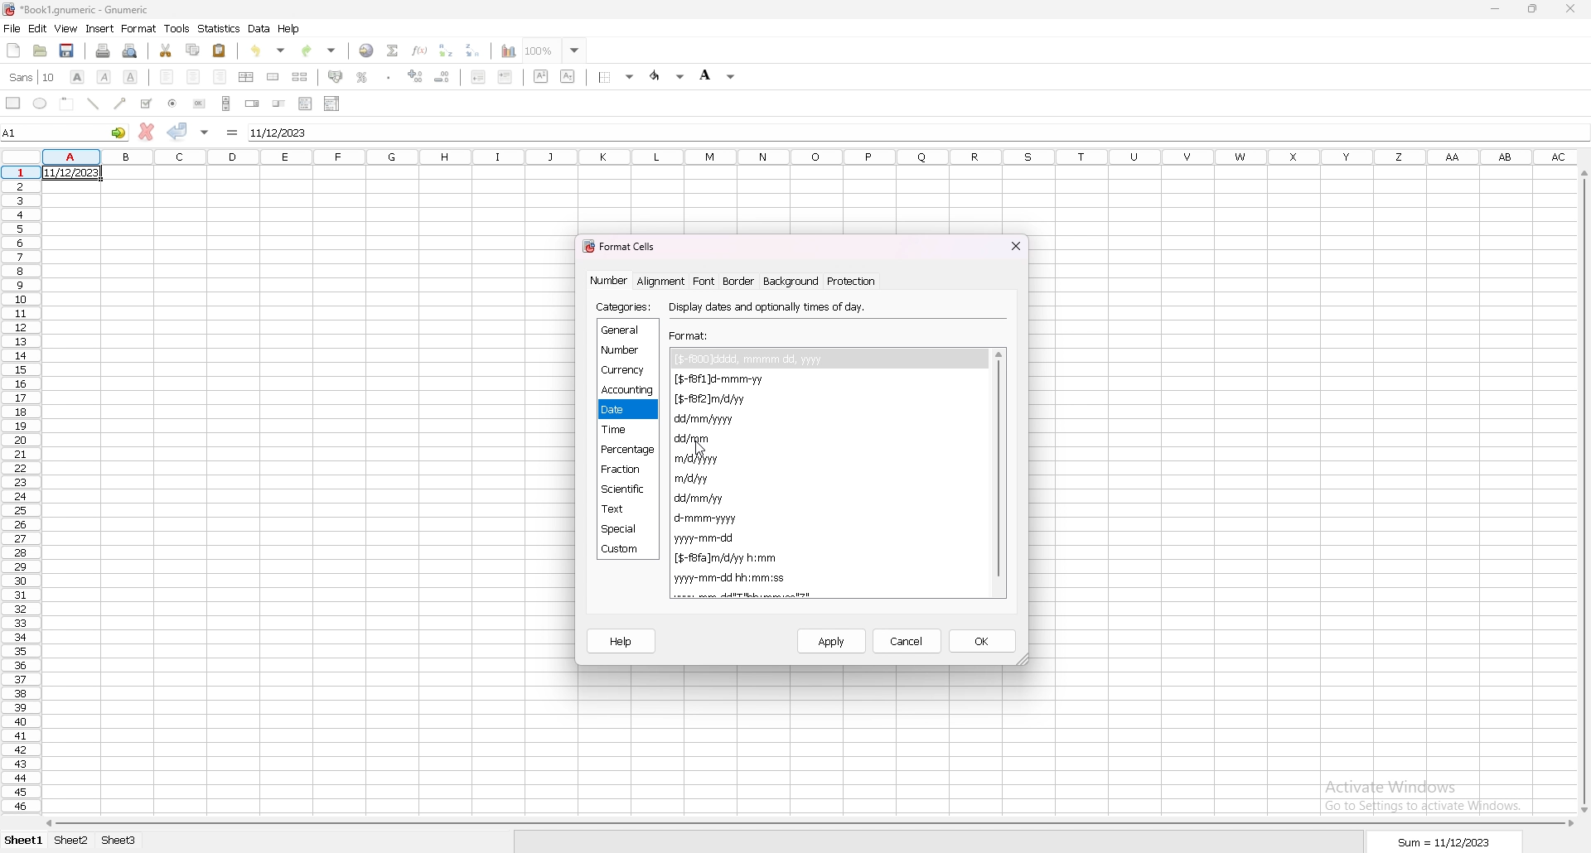  Describe the element at coordinates (708, 518) in the screenshot. I see `d-mmm-yyyy` at that location.